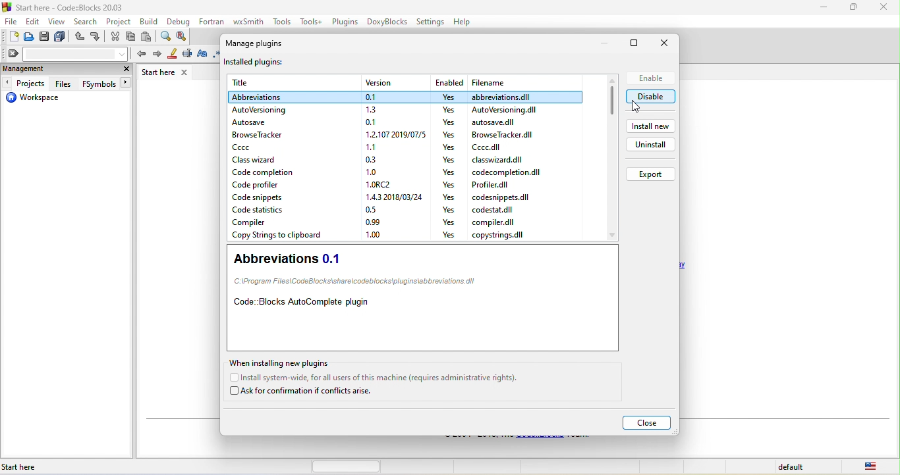  What do you see at coordinates (448, 185) in the screenshot?
I see `yes` at bounding box center [448, 185].